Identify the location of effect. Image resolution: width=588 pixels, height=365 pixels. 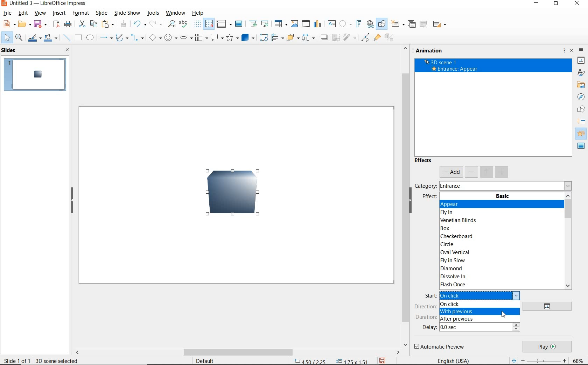
(429, 198).